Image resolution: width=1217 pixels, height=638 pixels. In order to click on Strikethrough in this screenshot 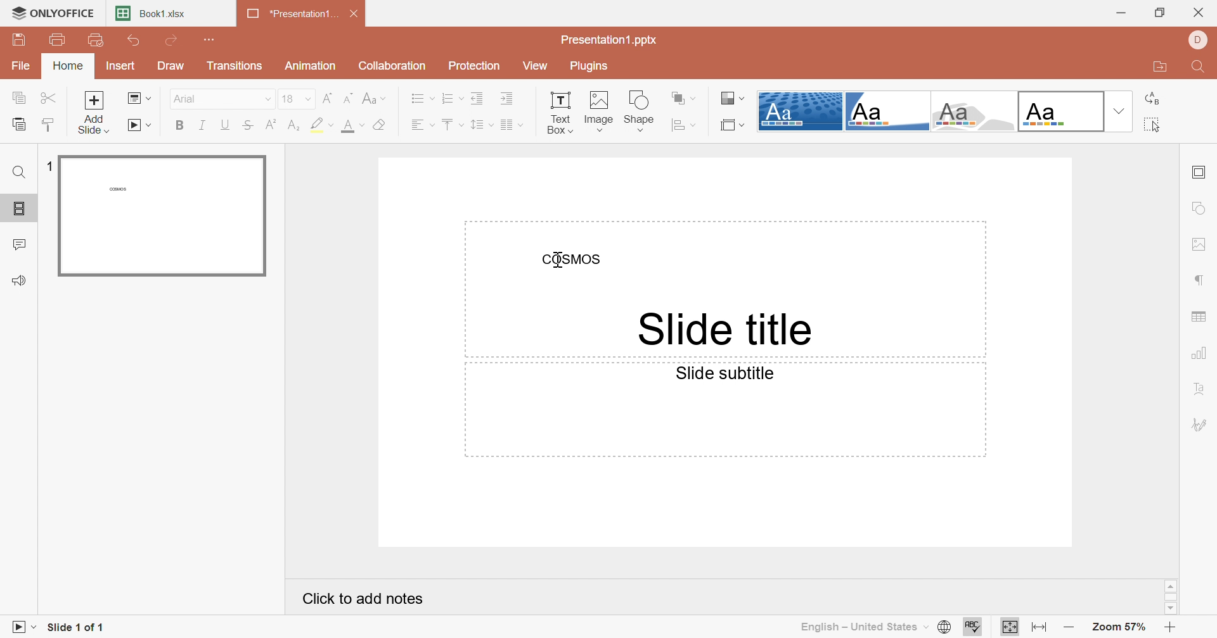, I will do `click(249, 126)`.